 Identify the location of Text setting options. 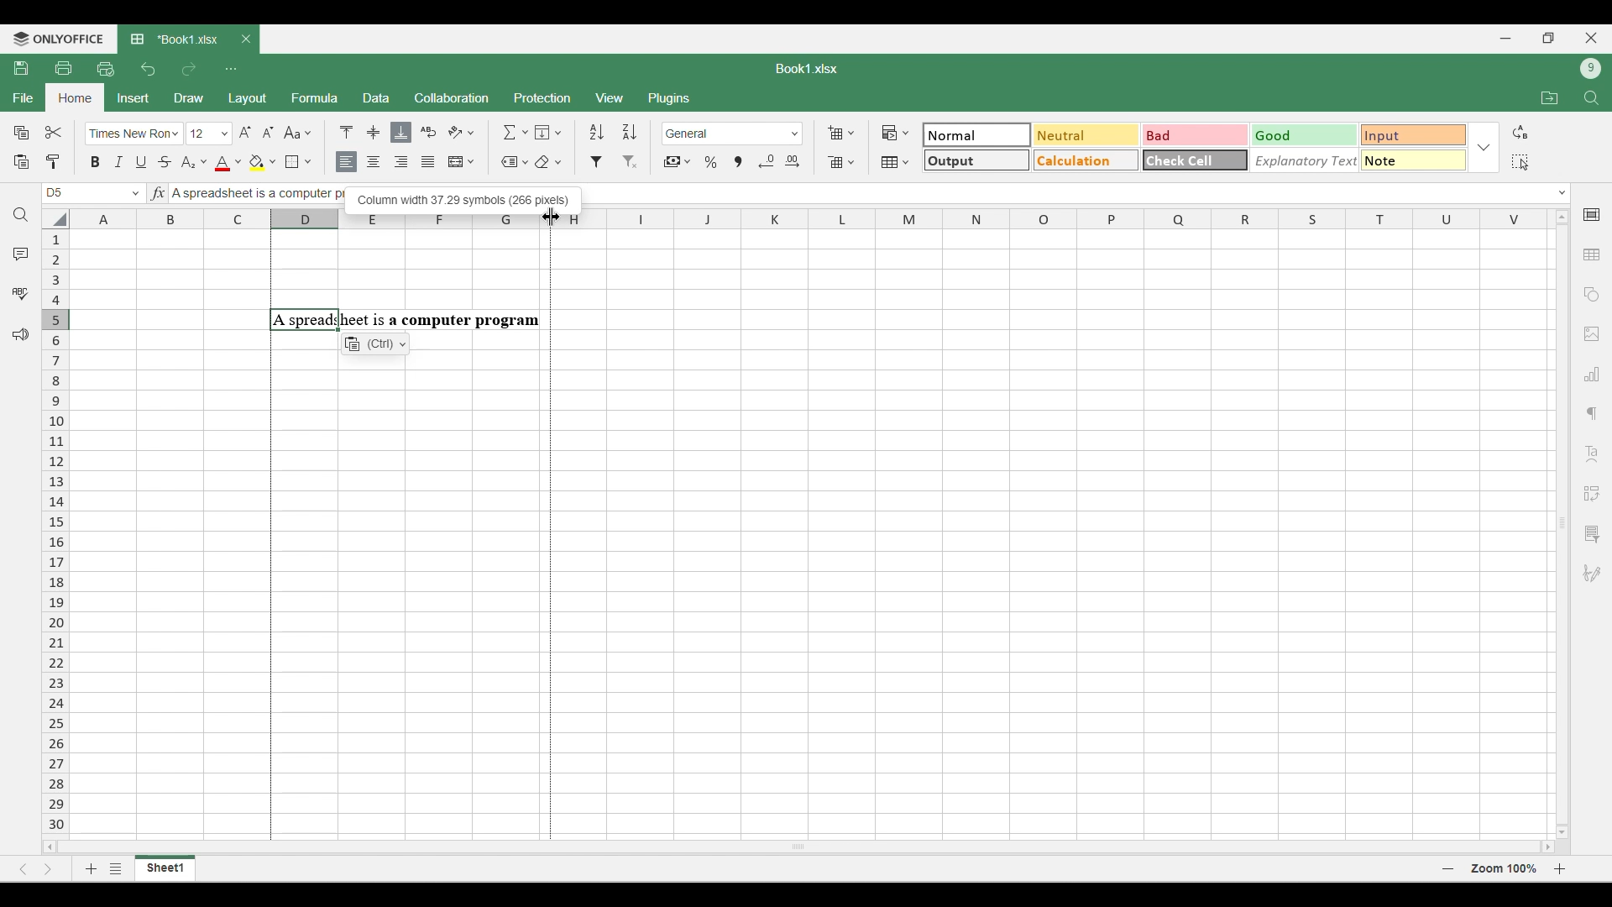
(375, 343).